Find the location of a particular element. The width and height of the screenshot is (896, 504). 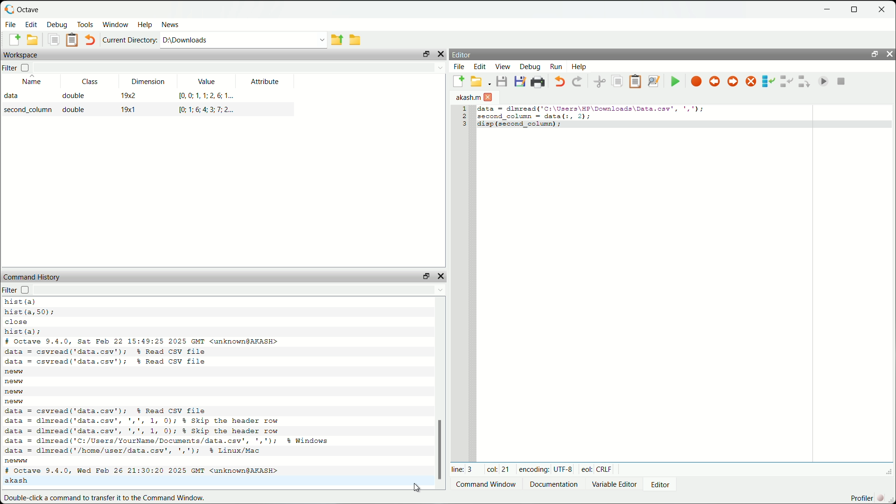

octave version and date is located at coordinates (165, 470).